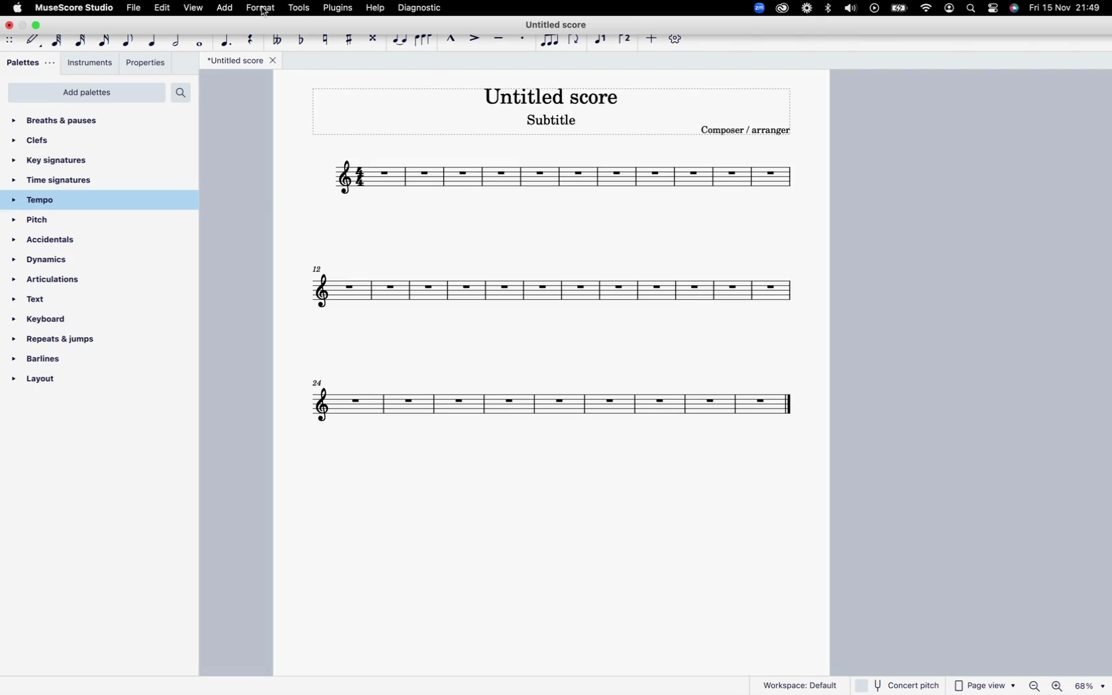 The height and width of the screenshot is (695, 1112). What do you see at coordinates (326, 40) in the screenshot?
I see `toggle natural` at bounding box center [326, 40].